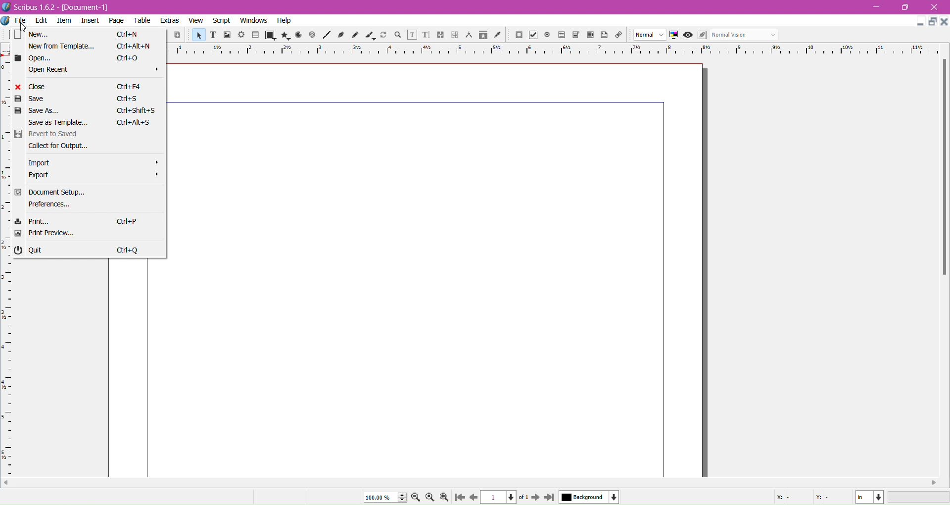  I want to click on horizontal ruler, so click(560, 50).